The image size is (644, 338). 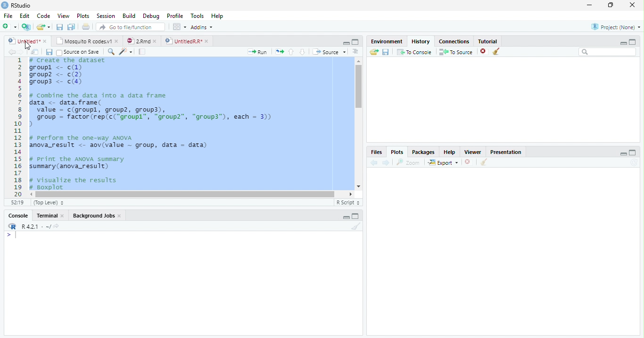 I want to click on Mosquito R codes, so click(x=87, y=41).